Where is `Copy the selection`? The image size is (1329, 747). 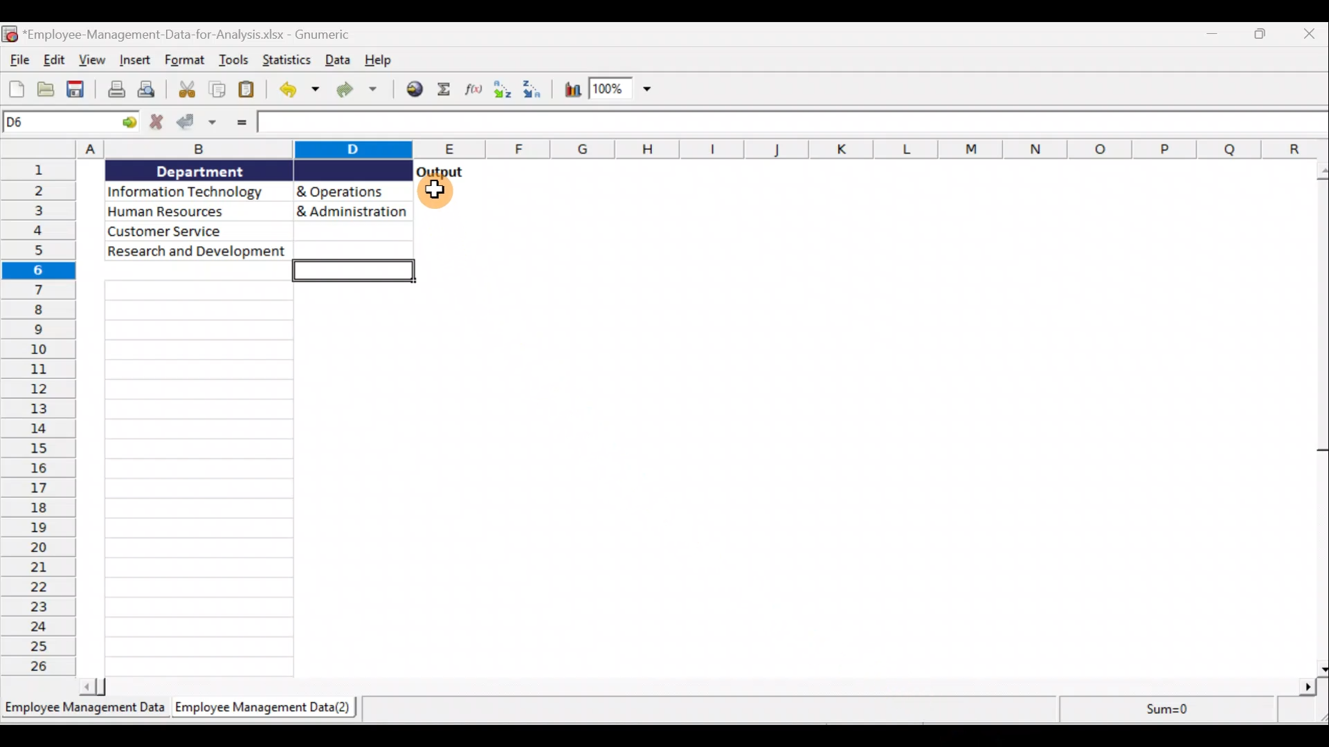
Copy the selection is located at coordinates (219, 91).